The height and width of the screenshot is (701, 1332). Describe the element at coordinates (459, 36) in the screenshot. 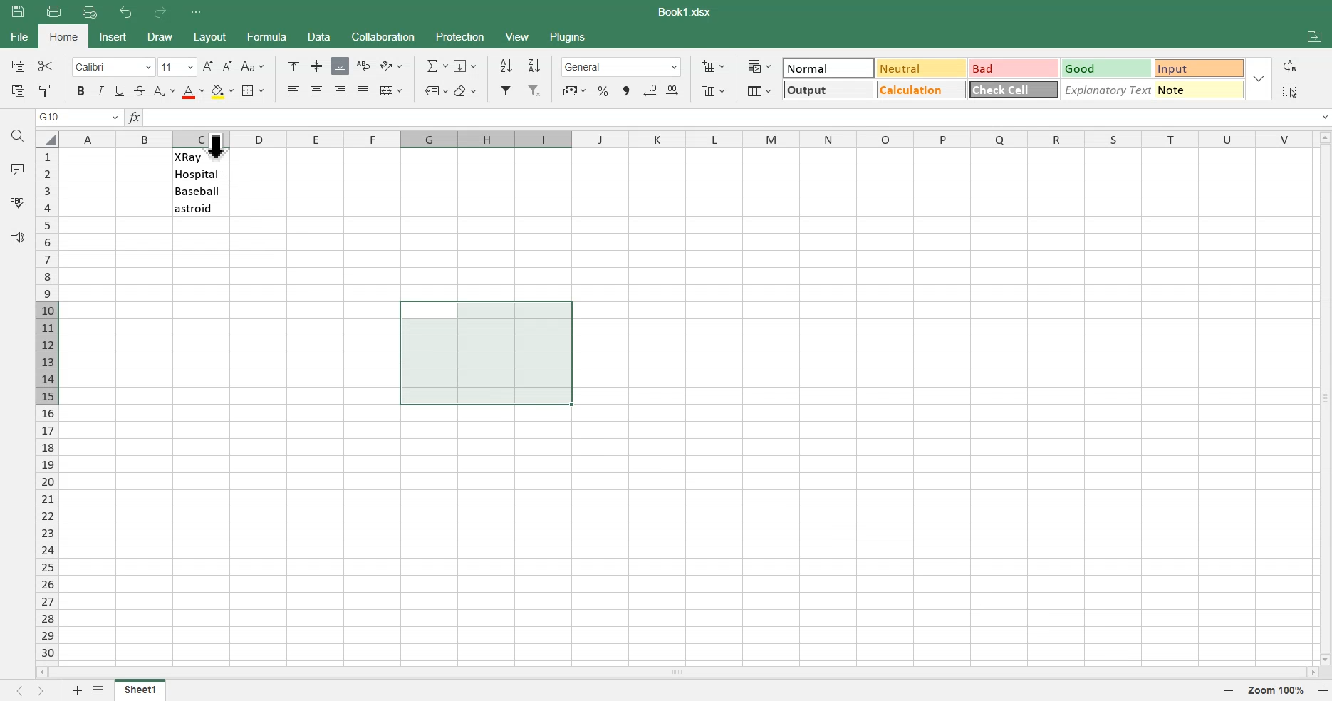

I see `Protection` at that location.